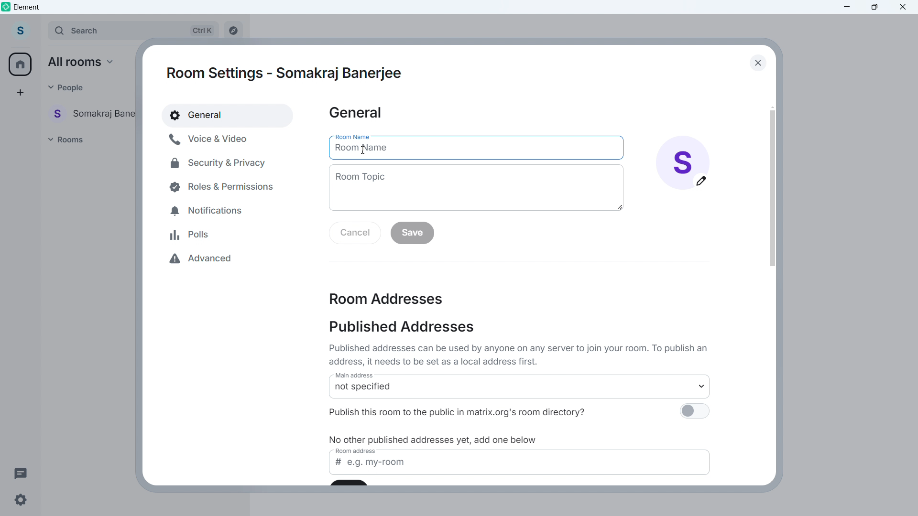 The width and height of the screenshot is (918, 516). What do you see at coordinates (903, 8) in the screenshot?
I see `Close ` at bounding box center [903, 8].